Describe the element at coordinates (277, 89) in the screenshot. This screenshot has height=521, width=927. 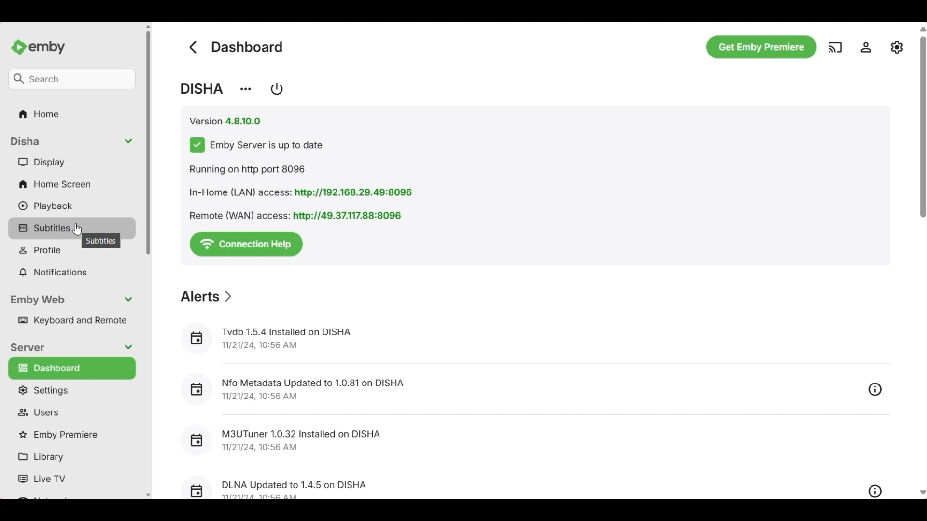
I see `Restart/Shutdown Emby` at that location.